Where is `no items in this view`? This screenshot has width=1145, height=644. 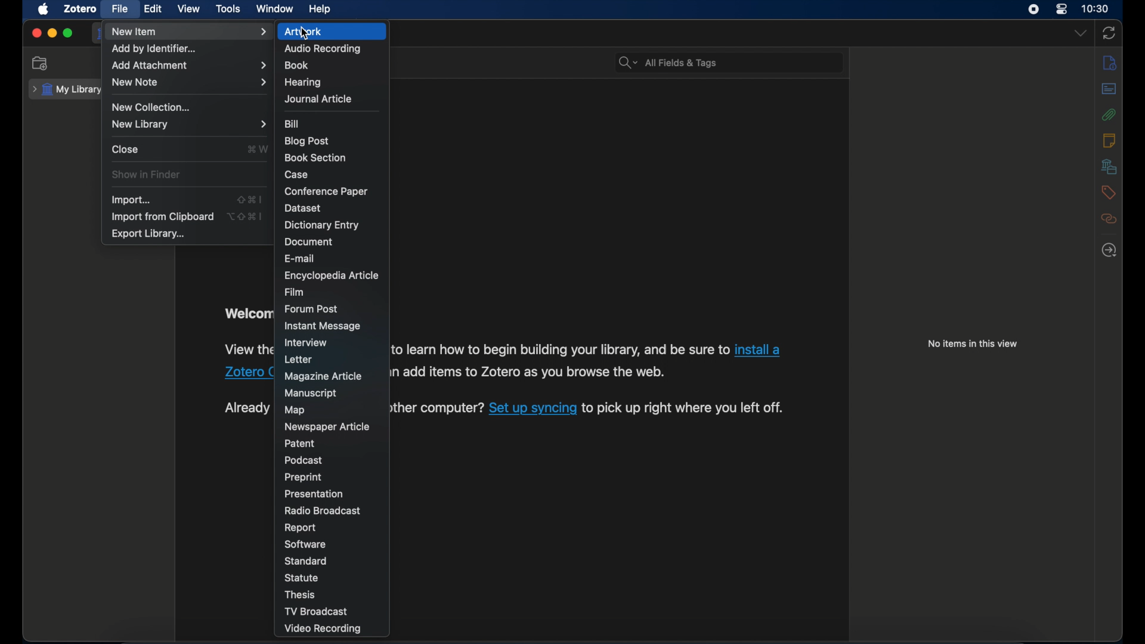 no items in this view is located at coordinates (973, 343).